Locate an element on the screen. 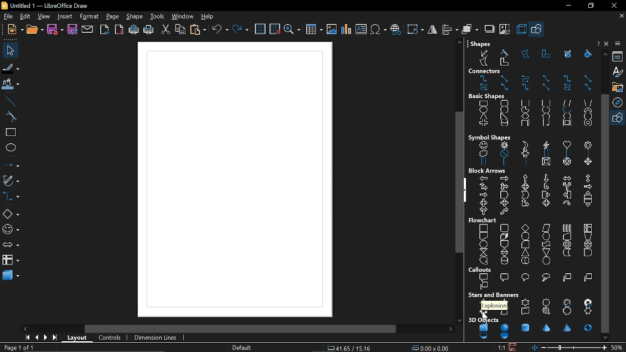  line is located at coordinates (10, 102).